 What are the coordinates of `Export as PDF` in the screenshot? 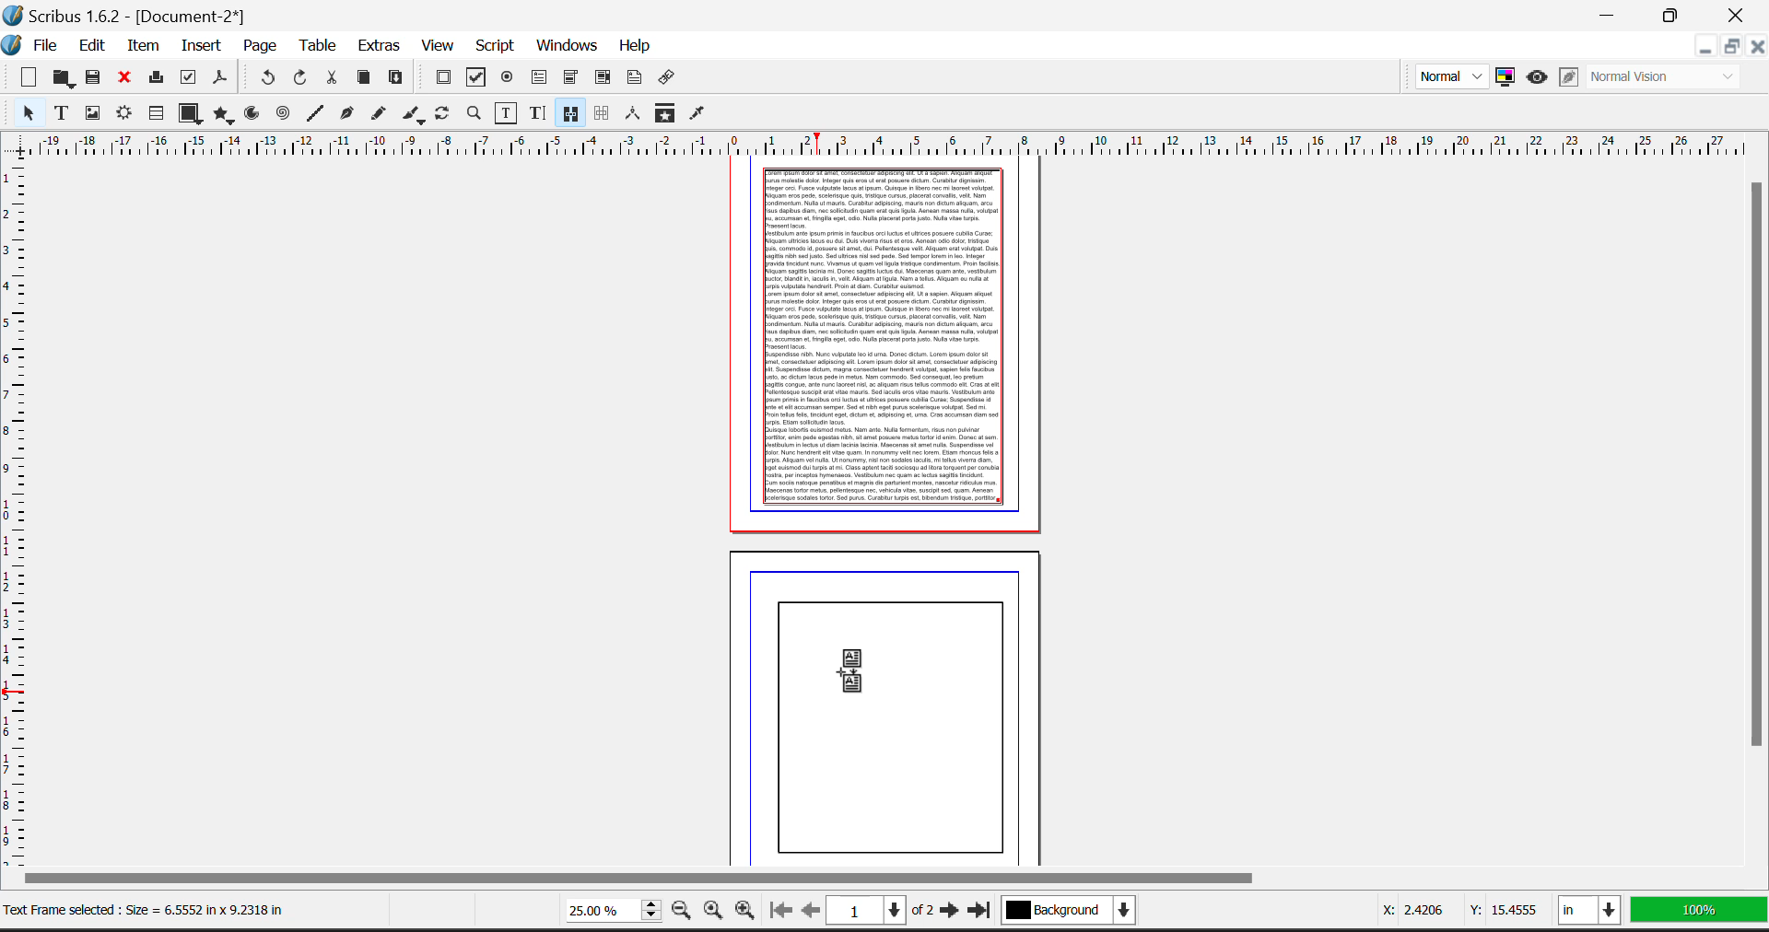 It's located at (221, 82).